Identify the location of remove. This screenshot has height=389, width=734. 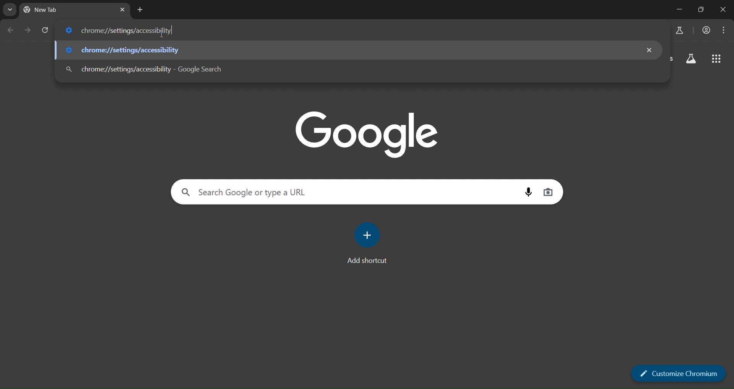
(648, 50).